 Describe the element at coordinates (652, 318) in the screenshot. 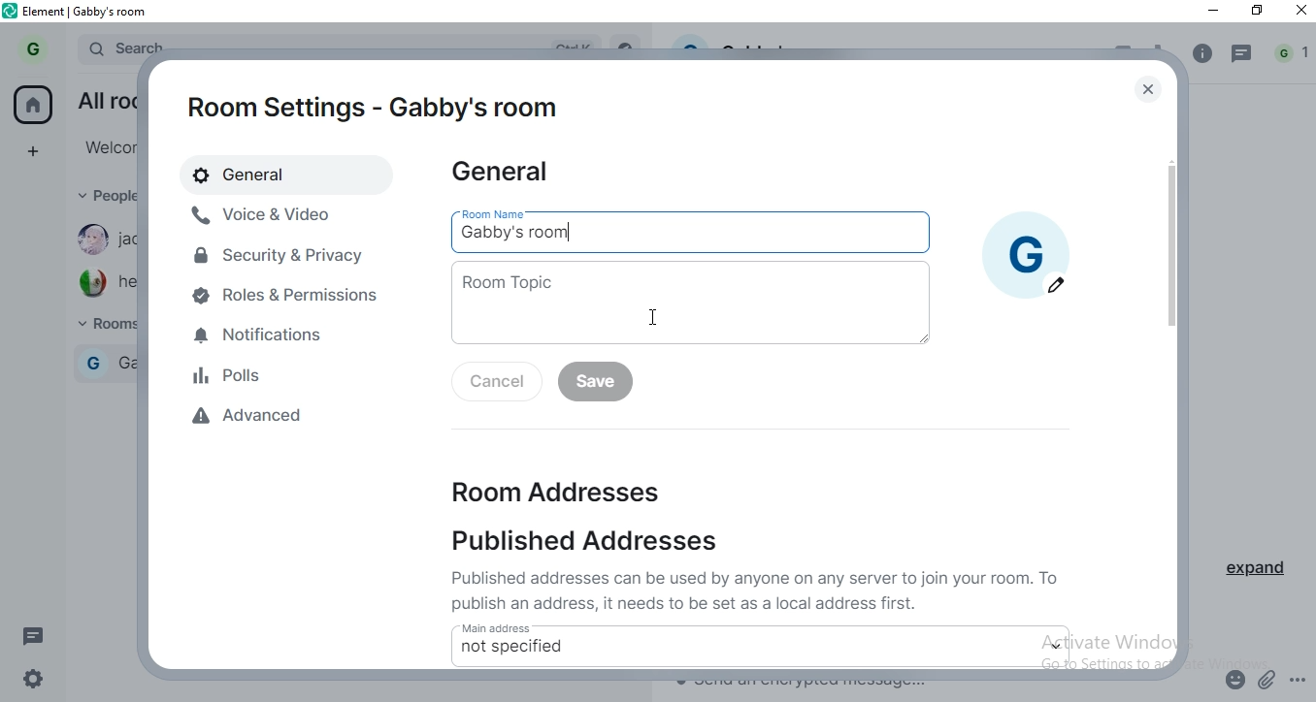

I see `text cursor` at that location.